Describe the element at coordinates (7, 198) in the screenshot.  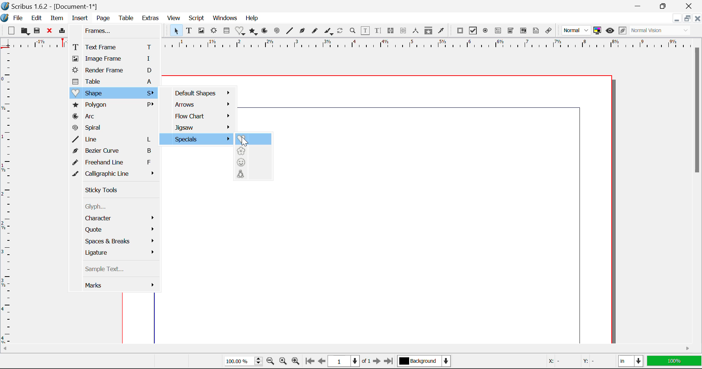
I see `Horizontal Page Margins` at that location.